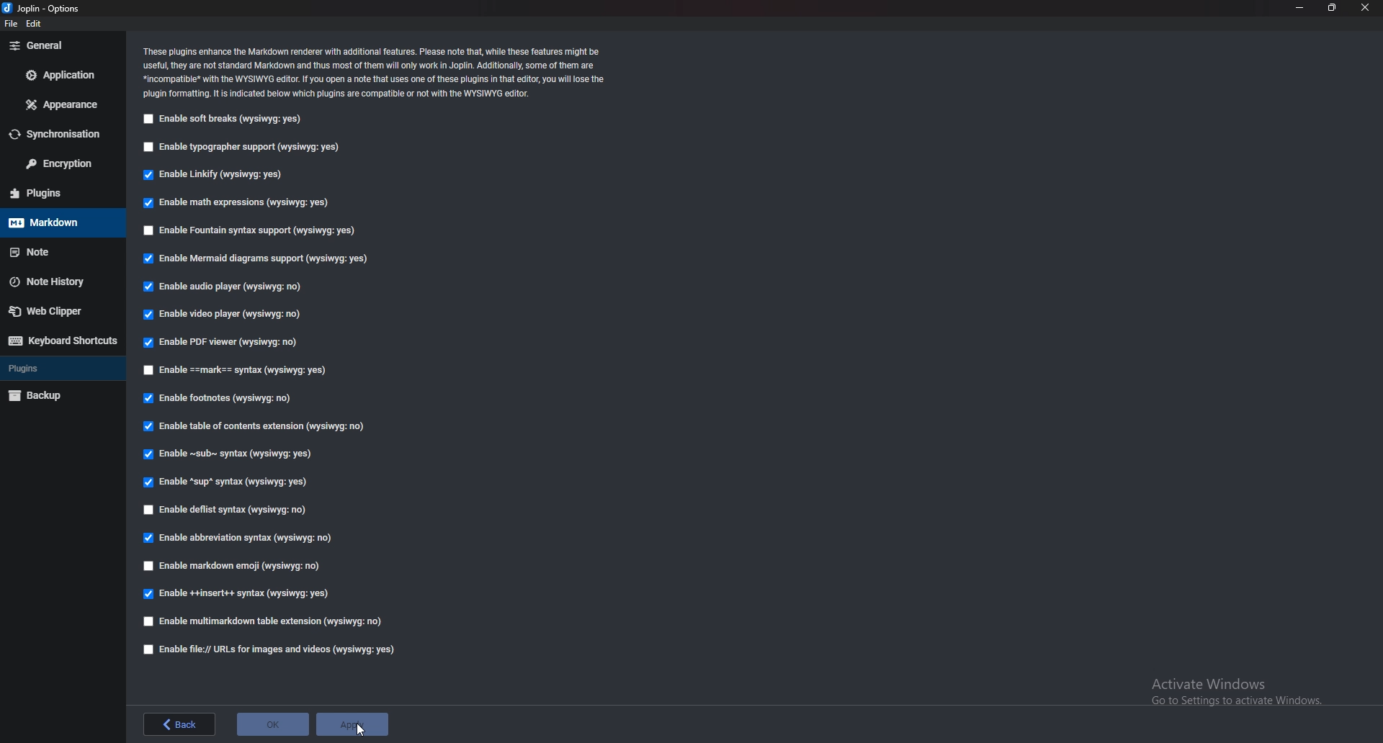 Image resolution: width=1383 pixels, height=743 pixels. Describe the element at coordinates (180, 724) in the screenshot. I see `back` at that location.